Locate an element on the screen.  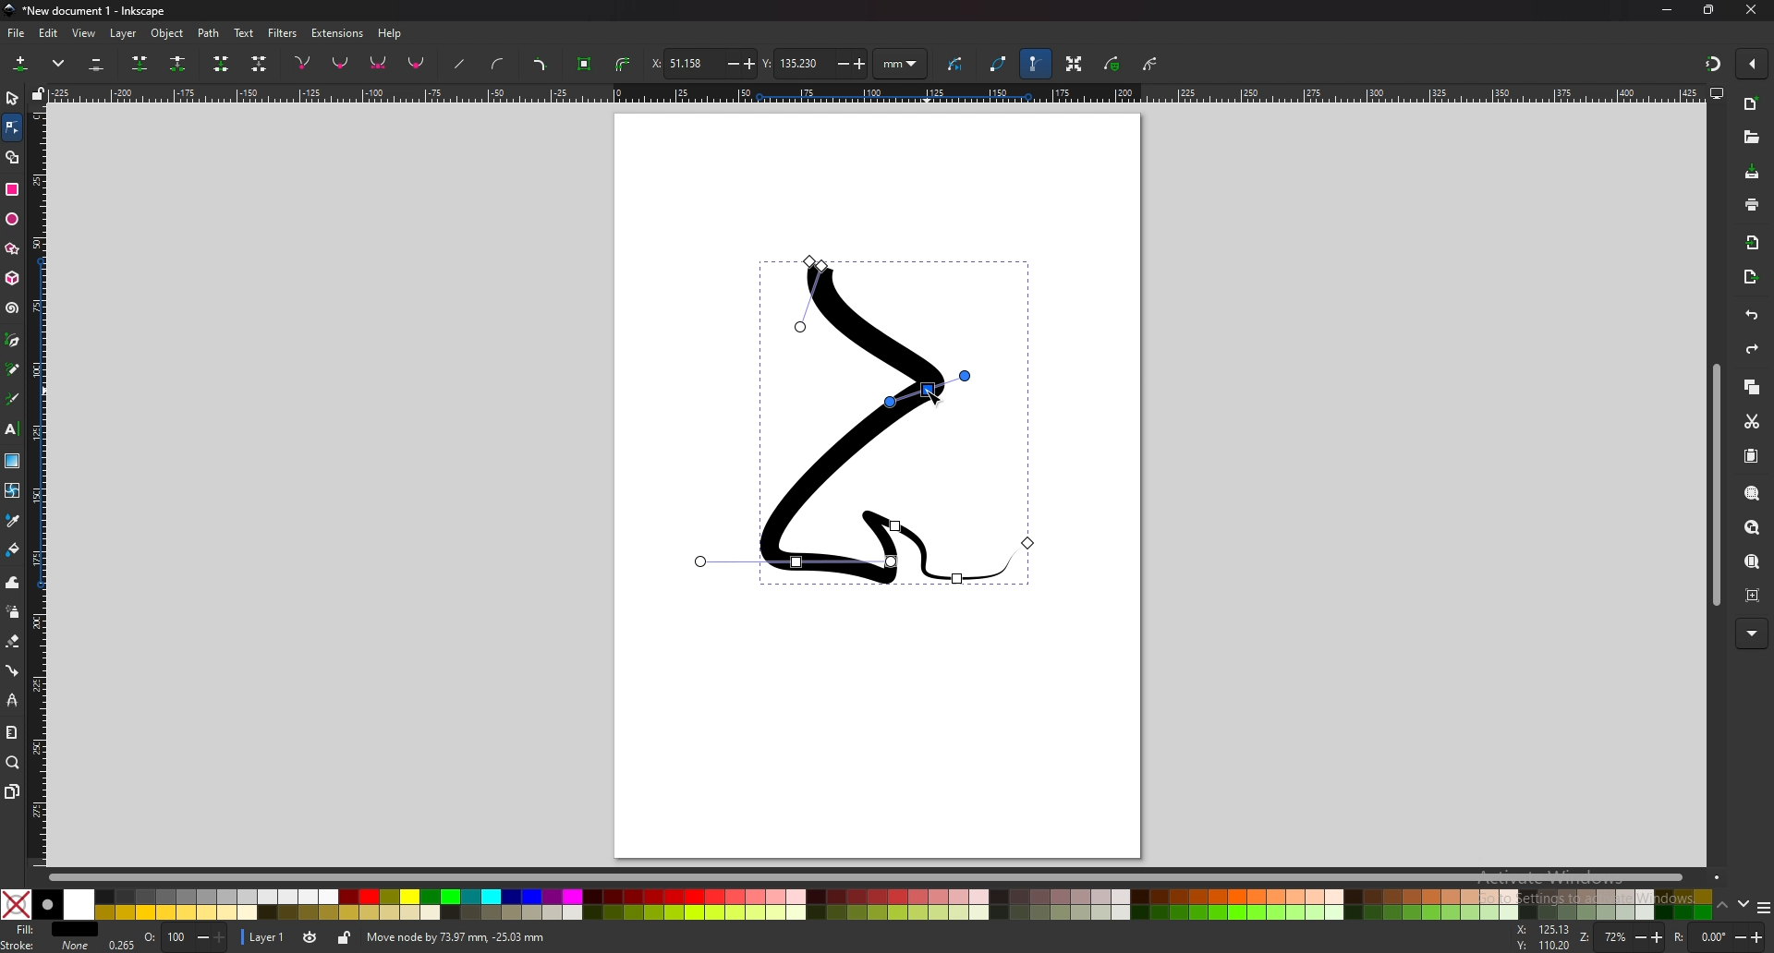
file is located at coordinates (17, 32).